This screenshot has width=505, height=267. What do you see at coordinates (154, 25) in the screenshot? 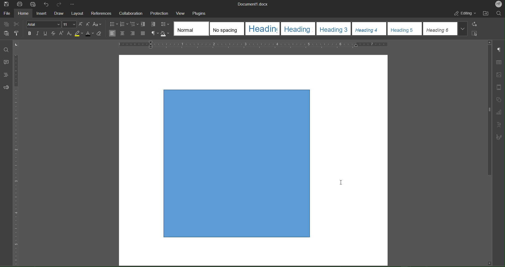
I see `Increase Indent` at bounding box center [154, 25].